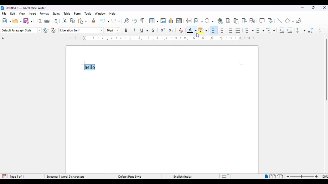 The height and width of the screenshot is (184, 328). What do you see at coordinates (142, 21) in the screenshot?
I see `toggle formatting marks` at bounding box center [142, 21].